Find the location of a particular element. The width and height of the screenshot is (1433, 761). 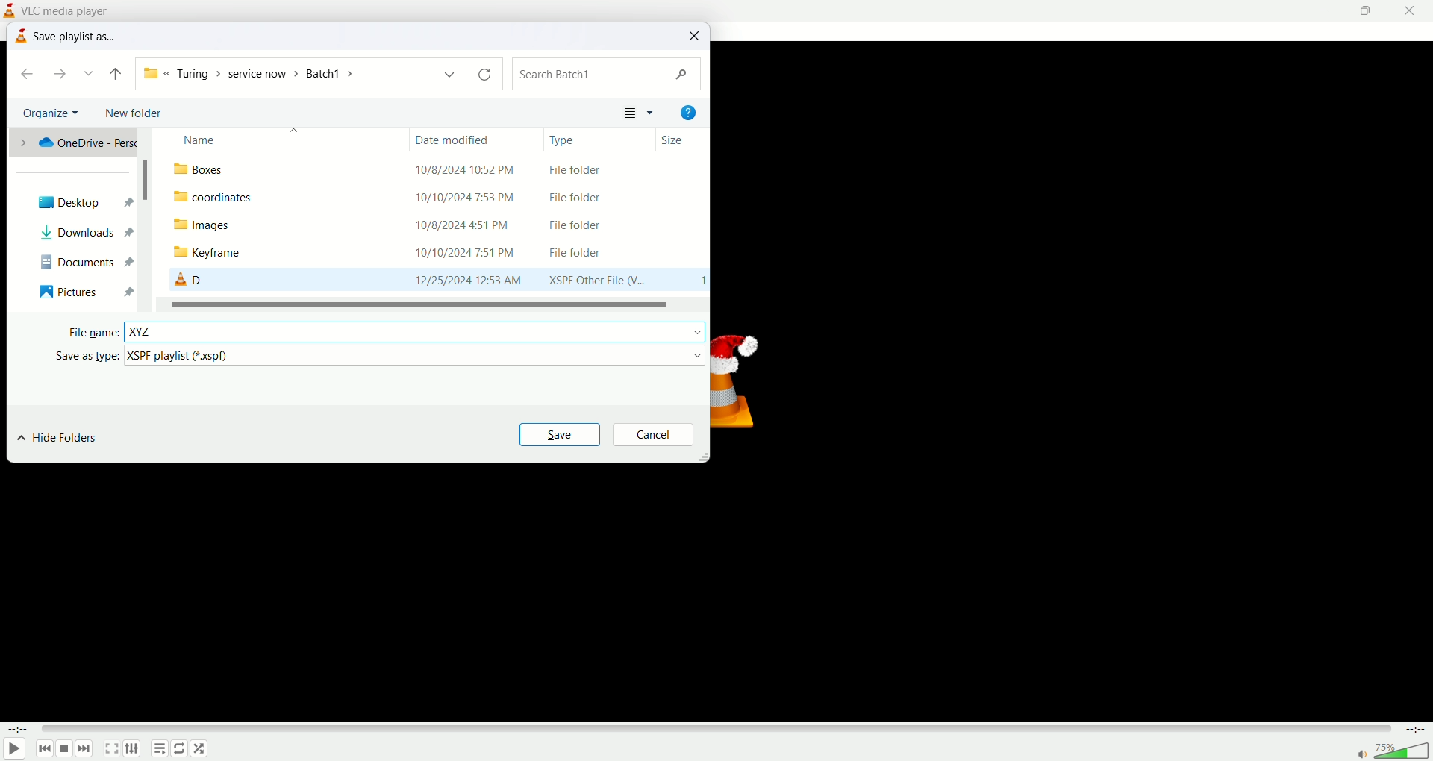

save playlist as is located at coordinates (77, 35).